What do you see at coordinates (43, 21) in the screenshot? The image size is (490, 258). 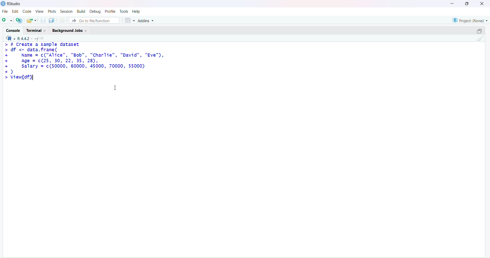 I see `save current documents` at bounding box center [43, 21].